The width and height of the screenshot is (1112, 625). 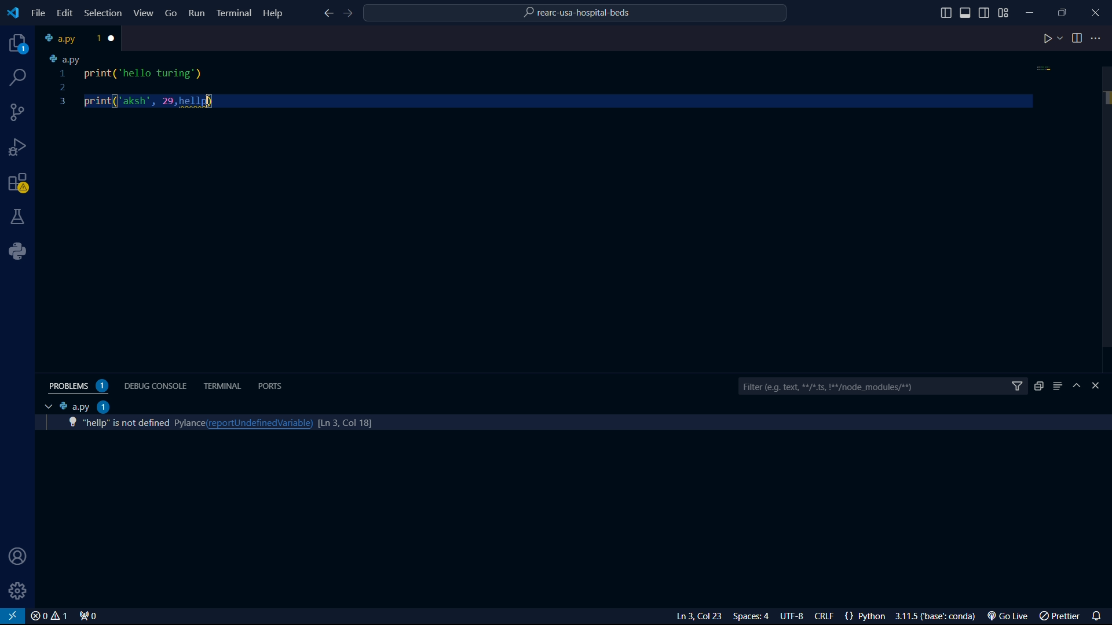 I want to click on debug console, so click(x=158, y=385).